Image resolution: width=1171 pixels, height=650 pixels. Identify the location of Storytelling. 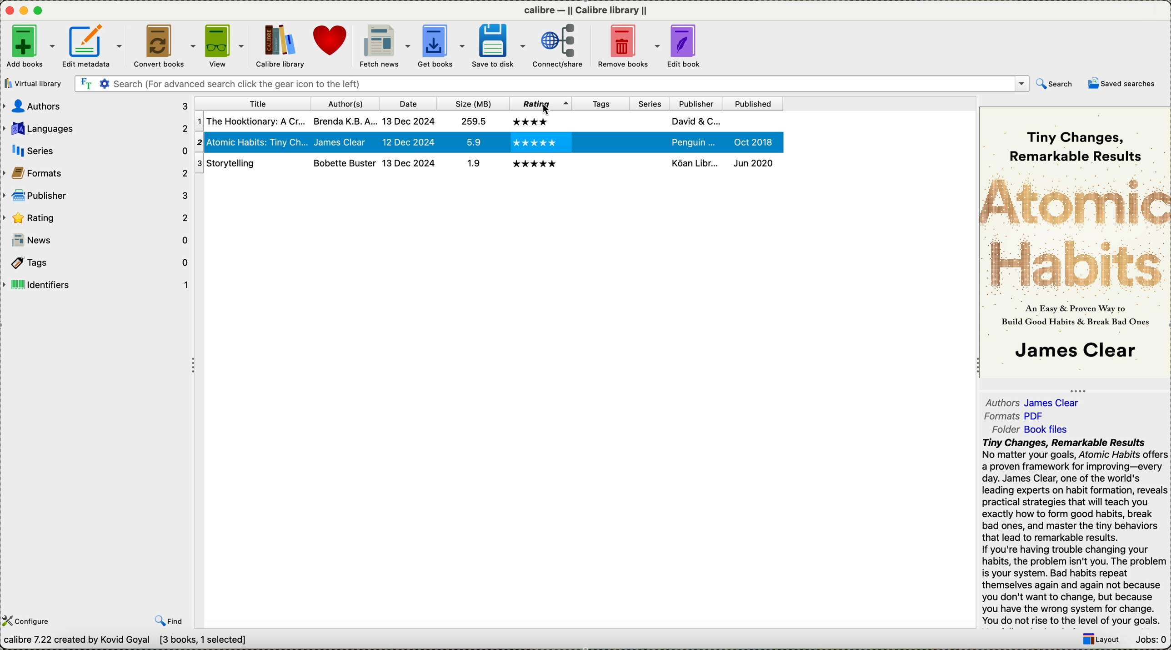
(250, 163).